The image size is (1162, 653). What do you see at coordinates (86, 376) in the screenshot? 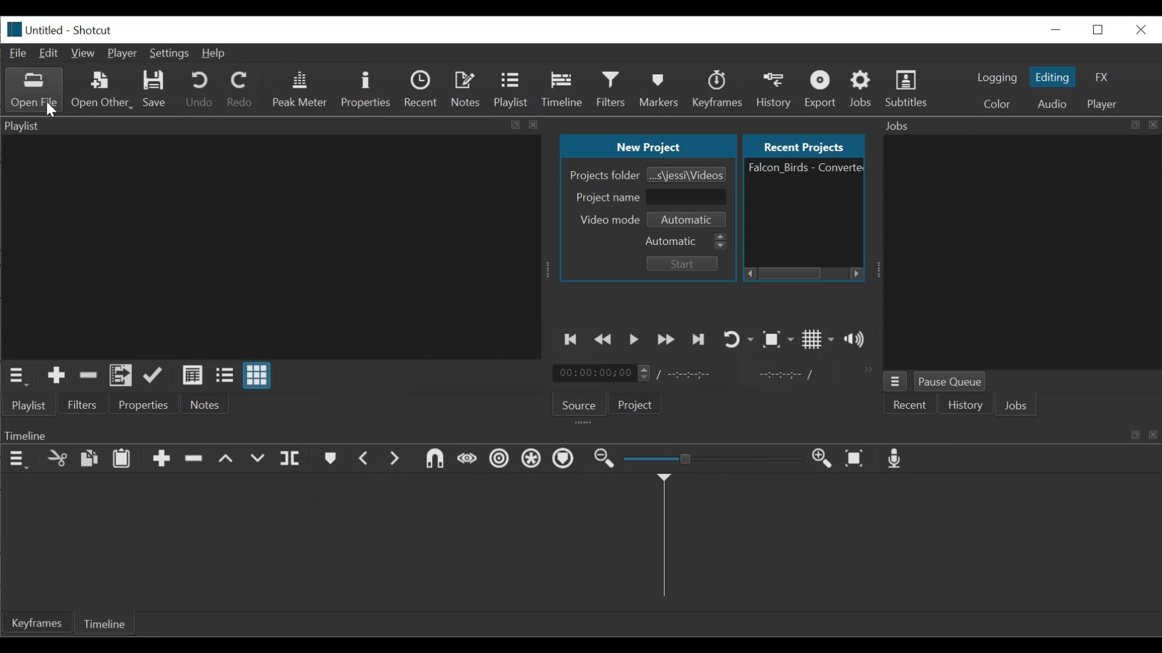
I see `Remove cut` at bounding box center [86, 376].